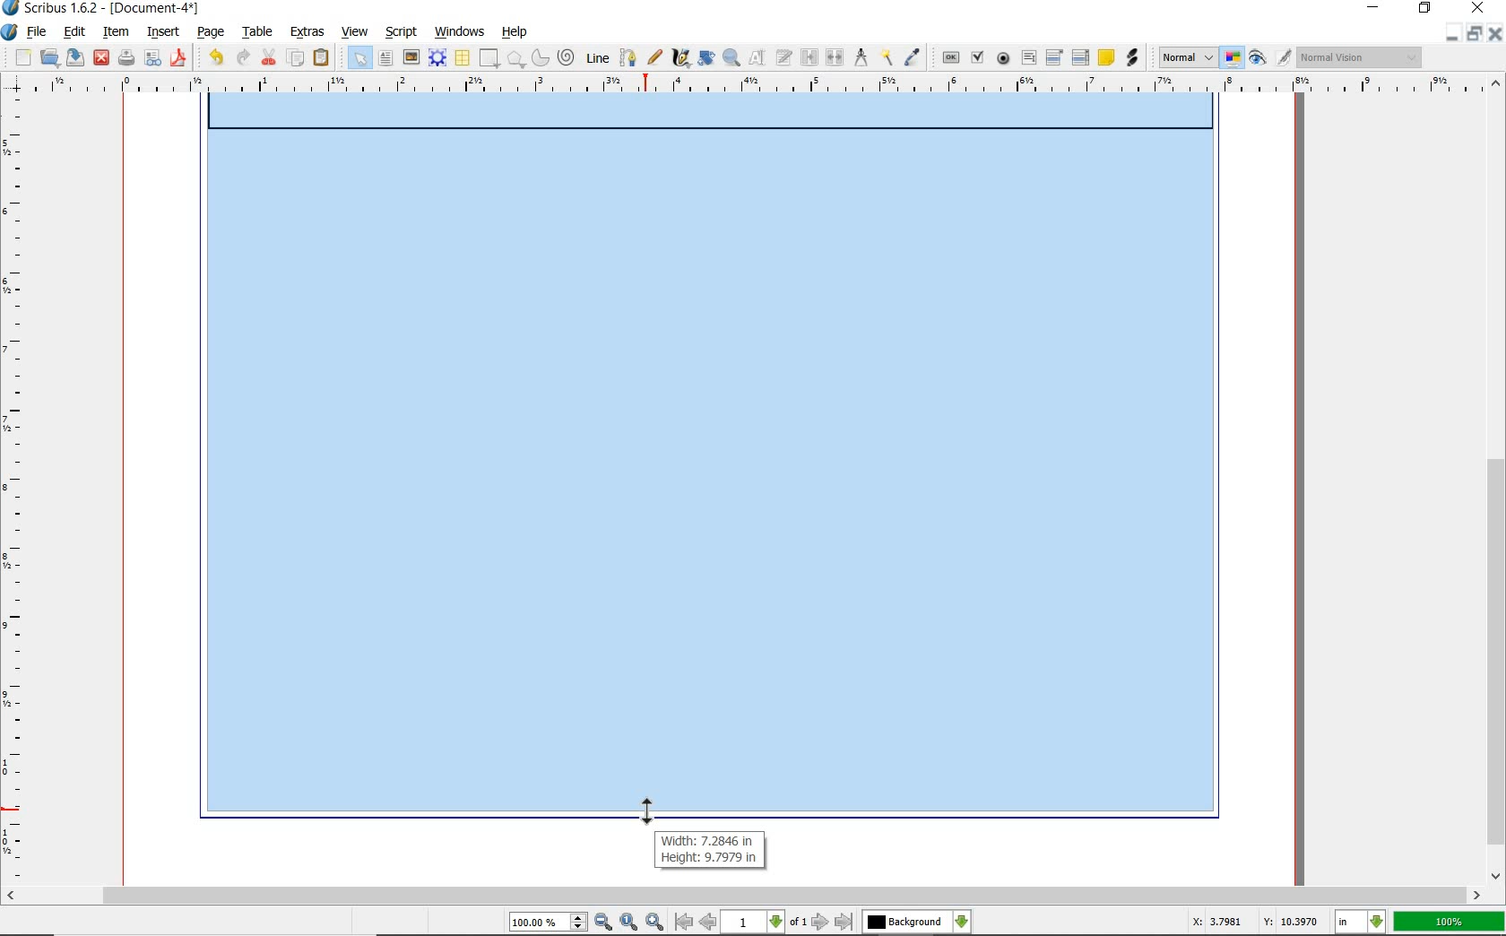 The height and width of the screenshot is (936, 1506). What do you see at coordinates (50, 58) in the screenshot?
I see `open` at bounding box center [50, 58].